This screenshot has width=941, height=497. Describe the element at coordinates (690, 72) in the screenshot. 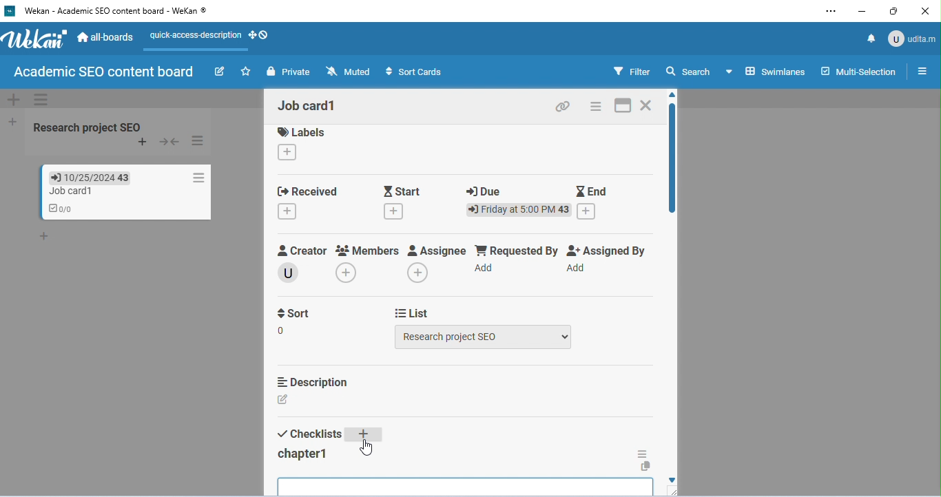

I see `search` at that location.